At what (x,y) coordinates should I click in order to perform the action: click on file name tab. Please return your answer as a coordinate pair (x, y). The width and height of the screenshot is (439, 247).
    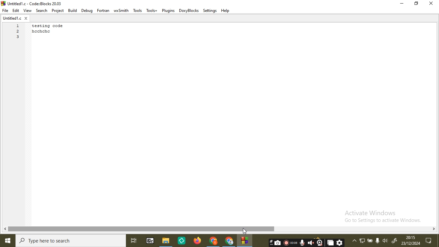
    Looking at the image, I should click on (16, 19).